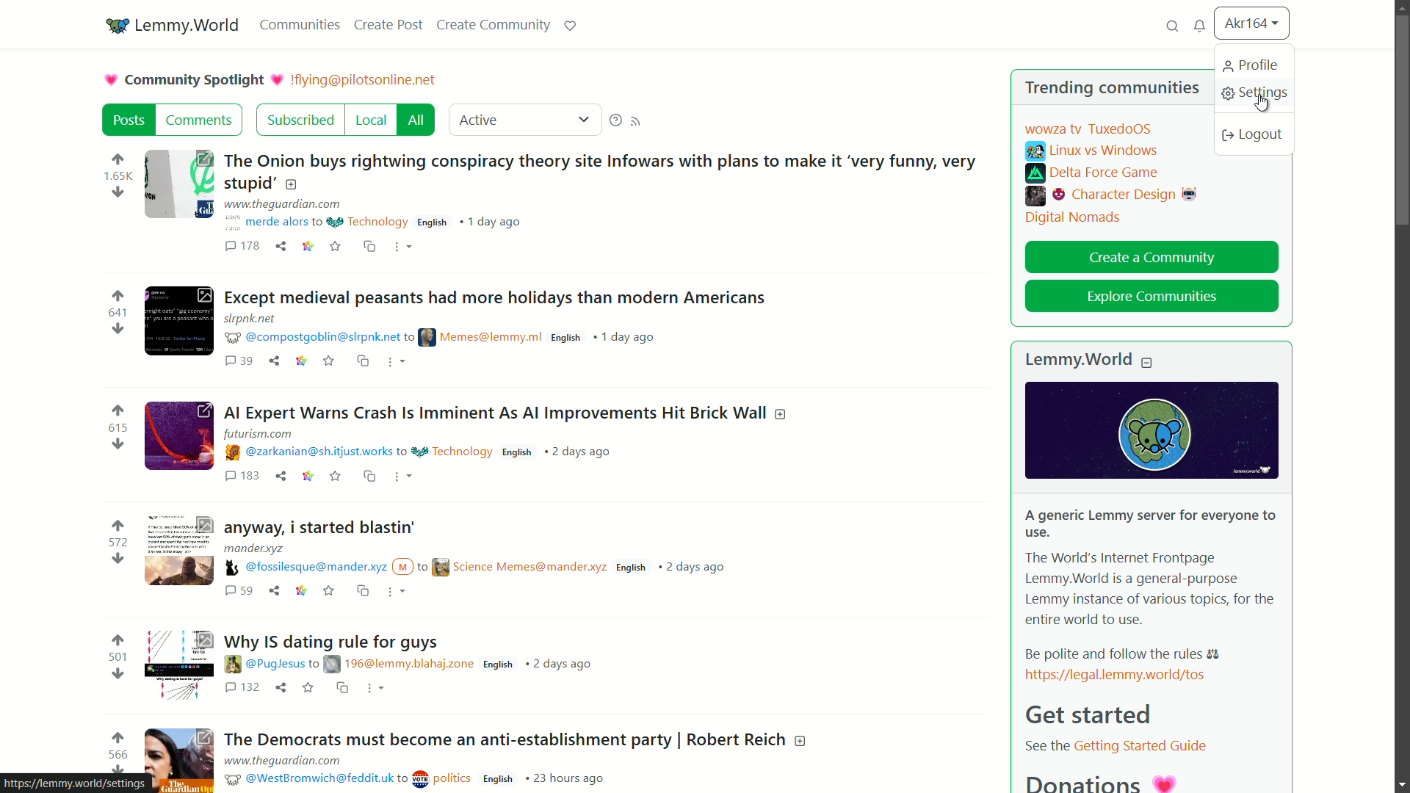 This screenshot has width=1410, height=793. What do you see at coordinates (1250, 63) in the screenshot?
I see `profile` at bounding box center [1250, 63].